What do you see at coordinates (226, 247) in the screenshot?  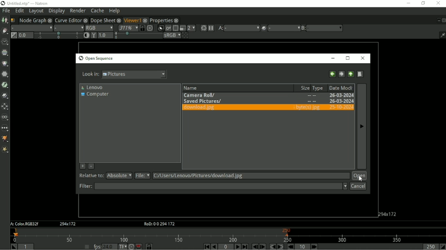 I see `Current frame` at bounding box center [226, 247].